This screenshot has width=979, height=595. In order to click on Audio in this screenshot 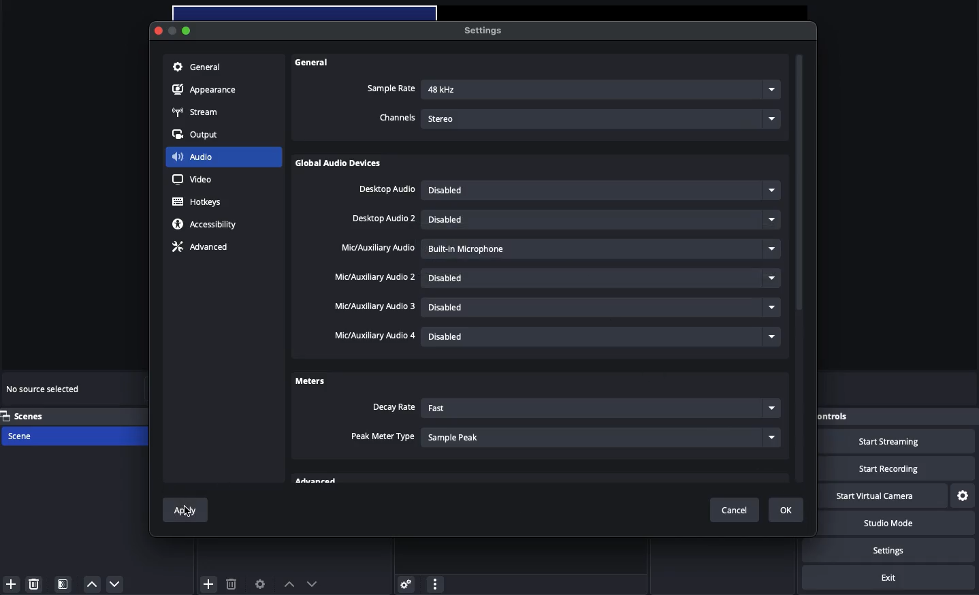, I will do `click(193, 156)`.